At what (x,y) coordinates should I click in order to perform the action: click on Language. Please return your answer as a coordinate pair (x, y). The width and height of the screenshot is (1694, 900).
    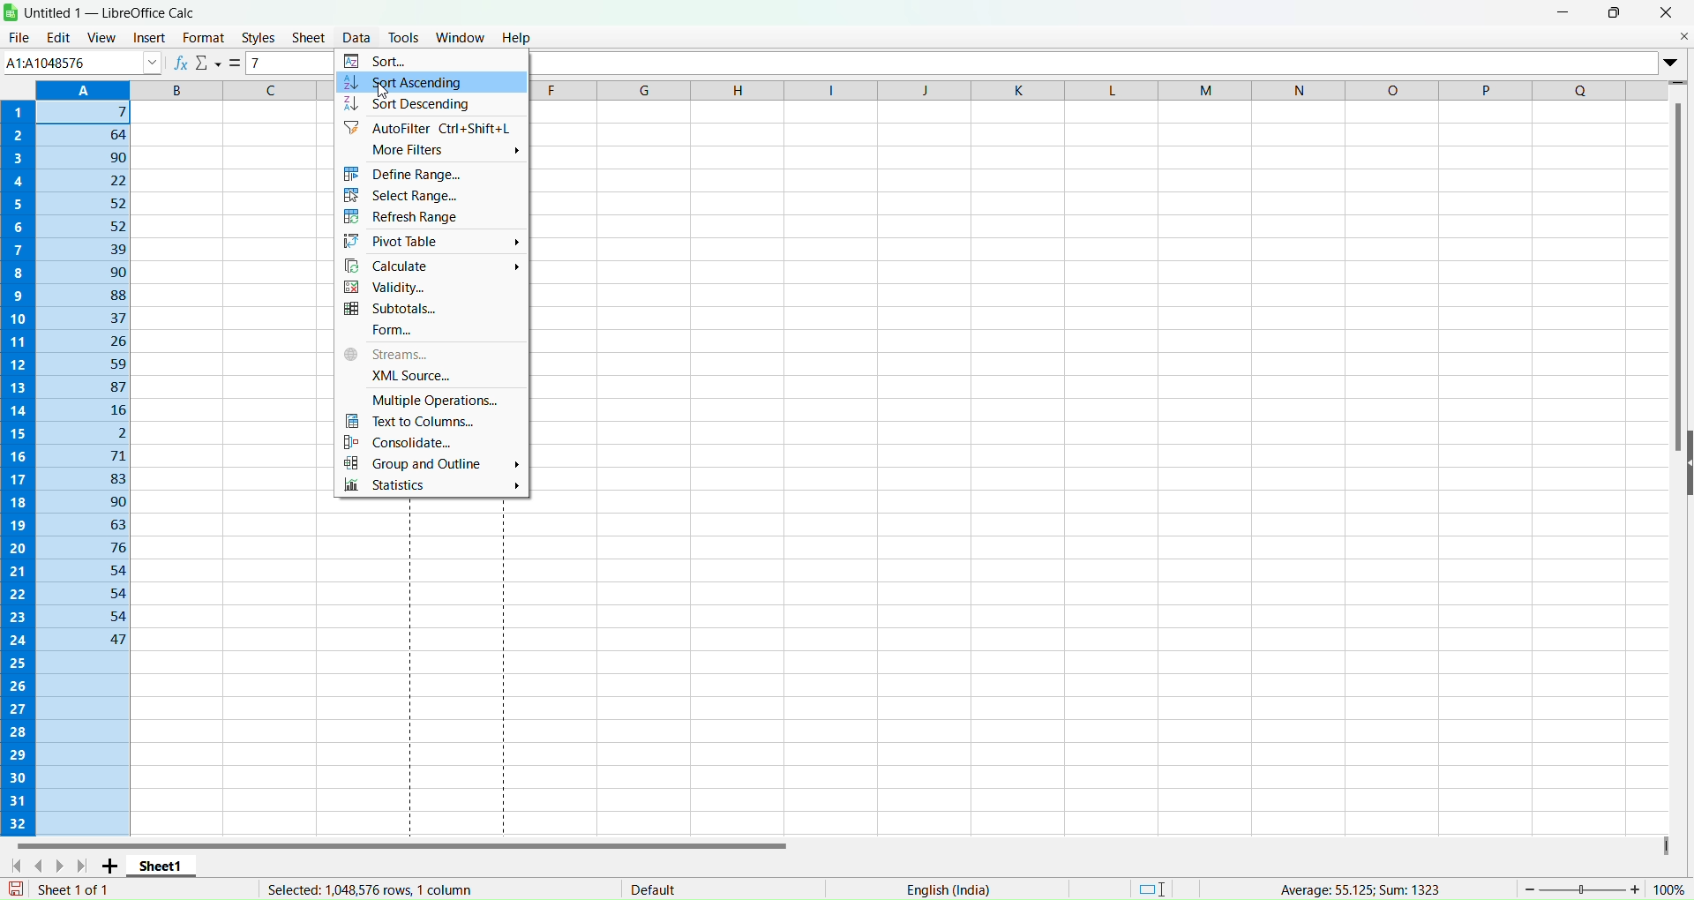
    Looking at the image, I should click on (948, 889).